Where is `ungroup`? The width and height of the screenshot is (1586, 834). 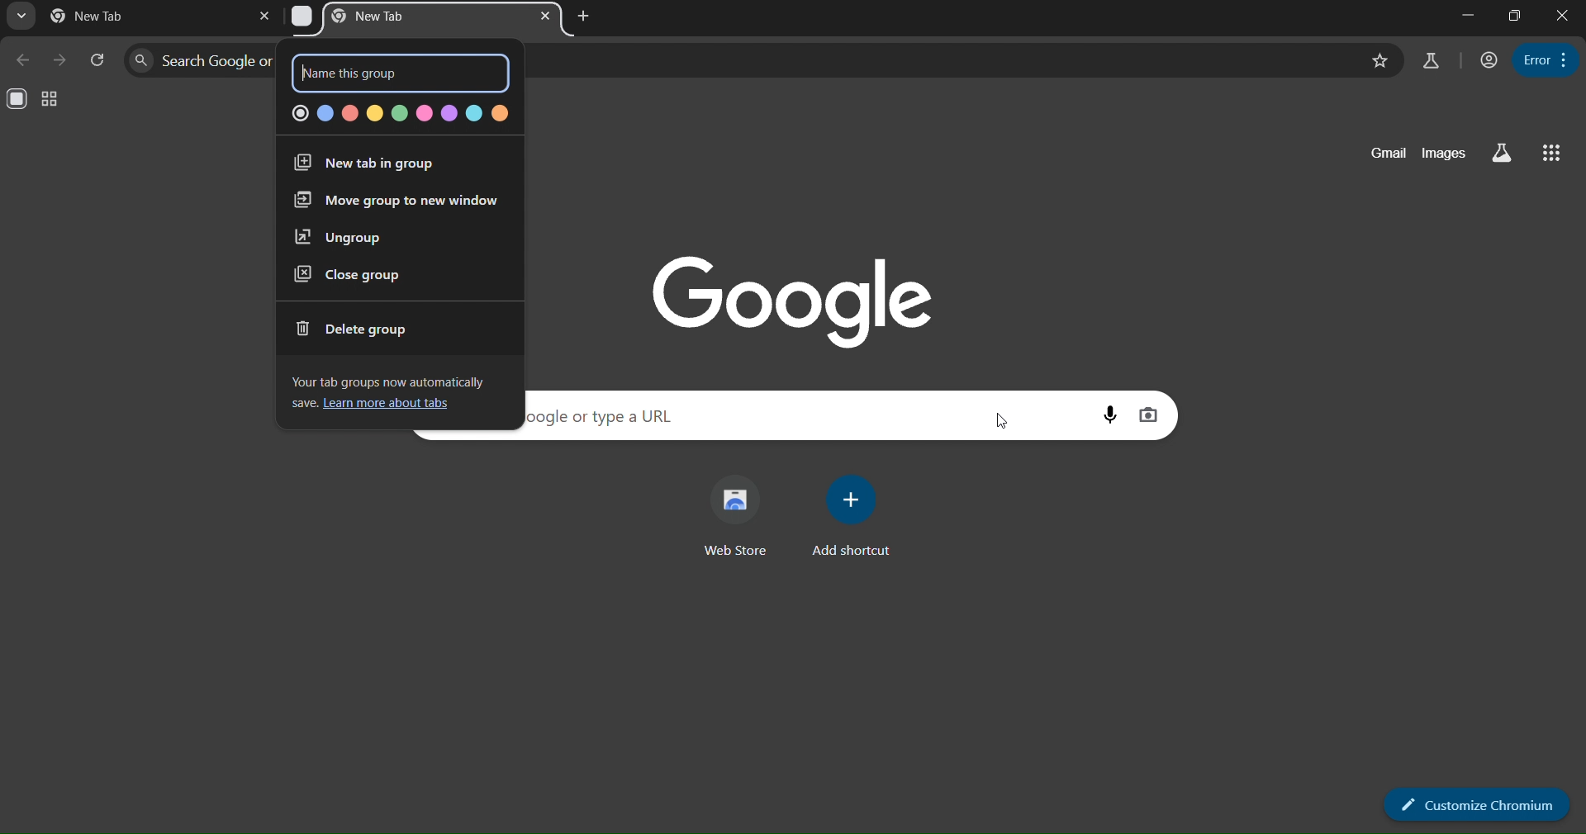
ungroup is located at coordinates (342, 236).